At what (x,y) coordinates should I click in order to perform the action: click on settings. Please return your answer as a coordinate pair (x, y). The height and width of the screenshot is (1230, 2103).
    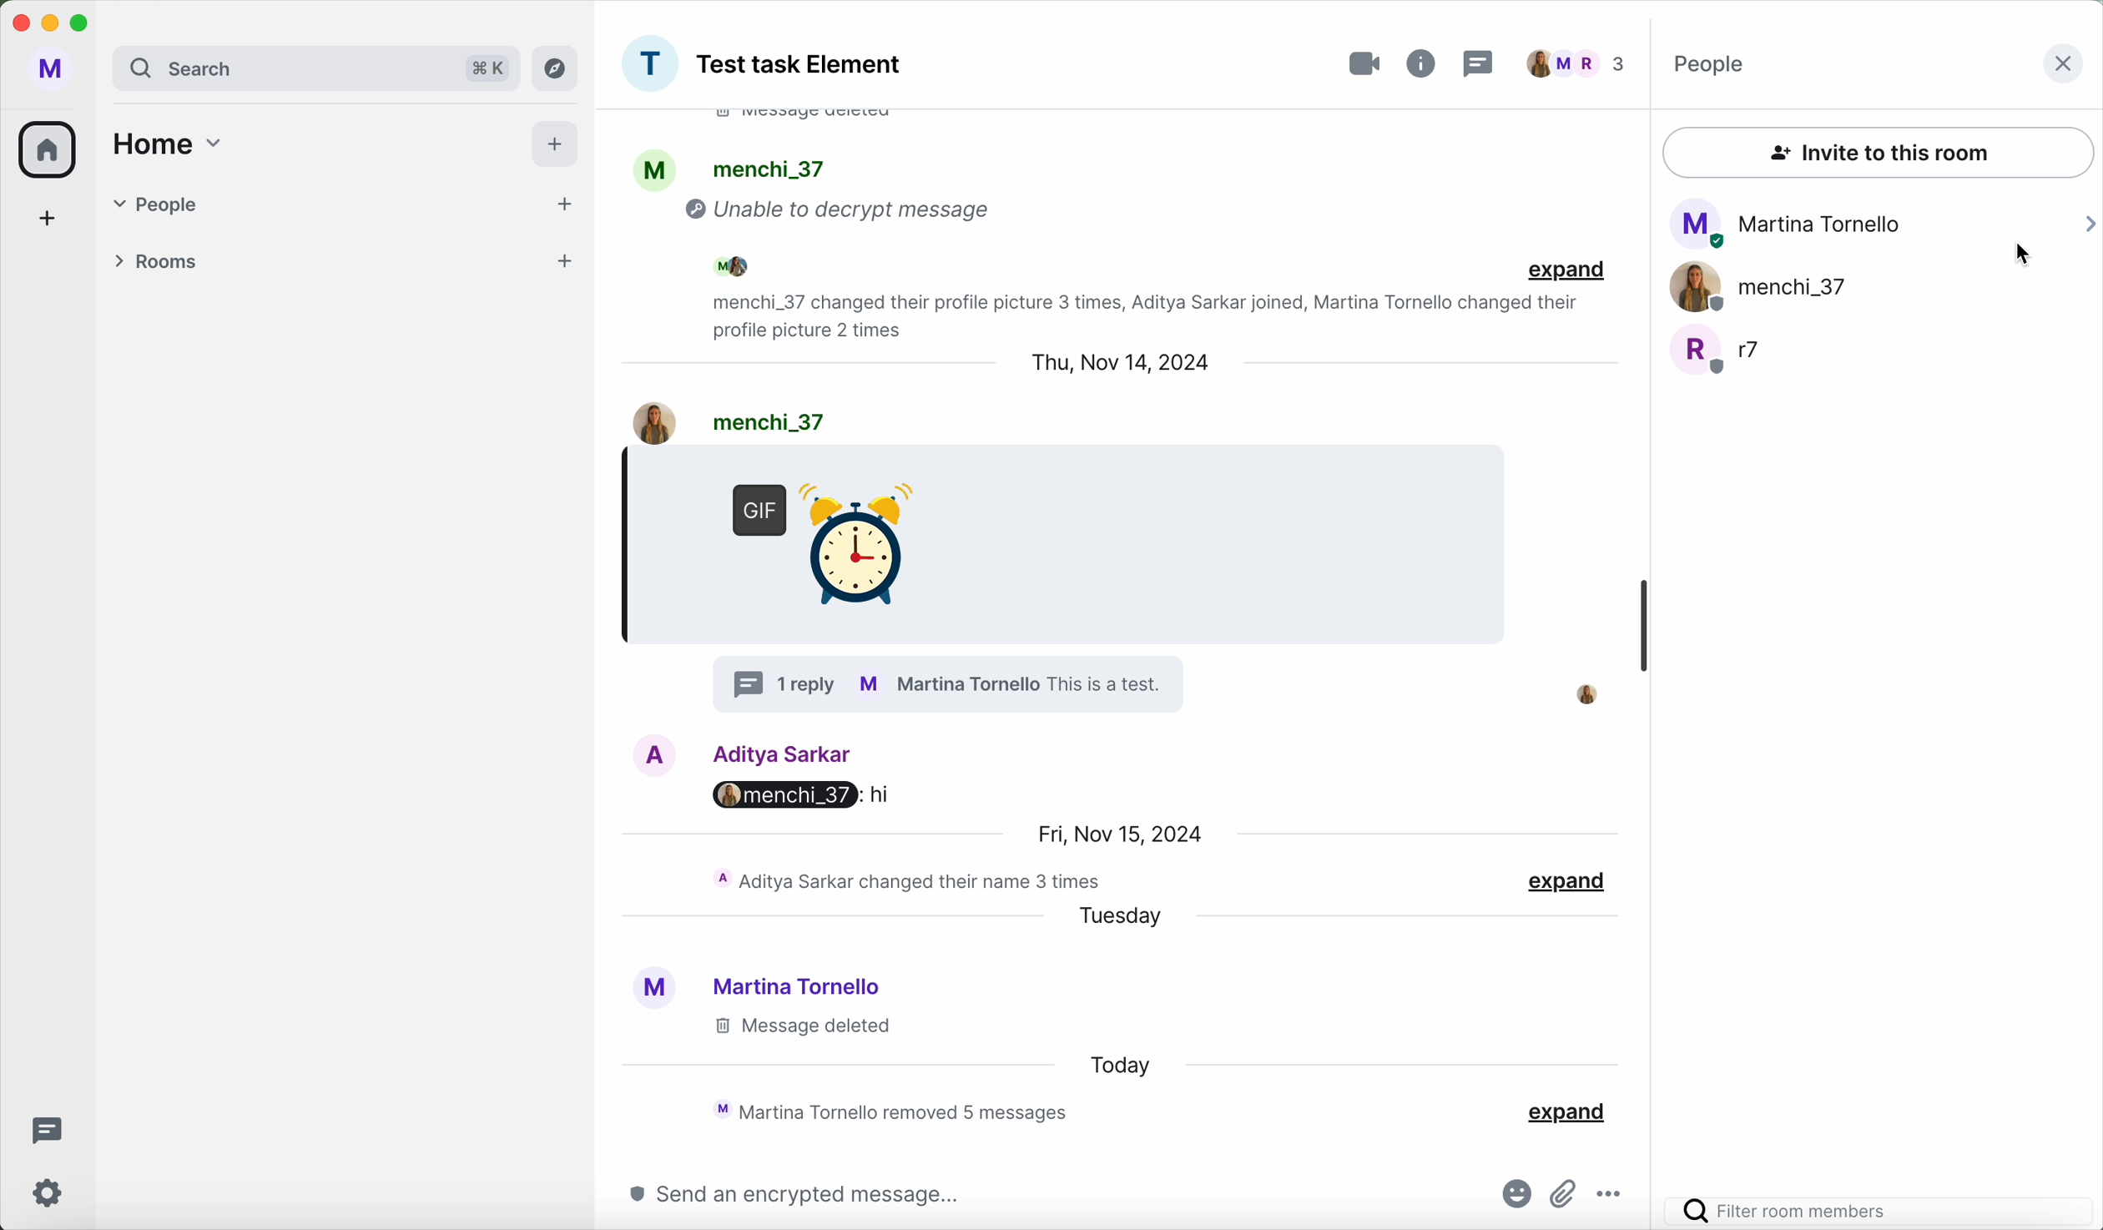
    Looking at the image, I should click on (51, 1192).